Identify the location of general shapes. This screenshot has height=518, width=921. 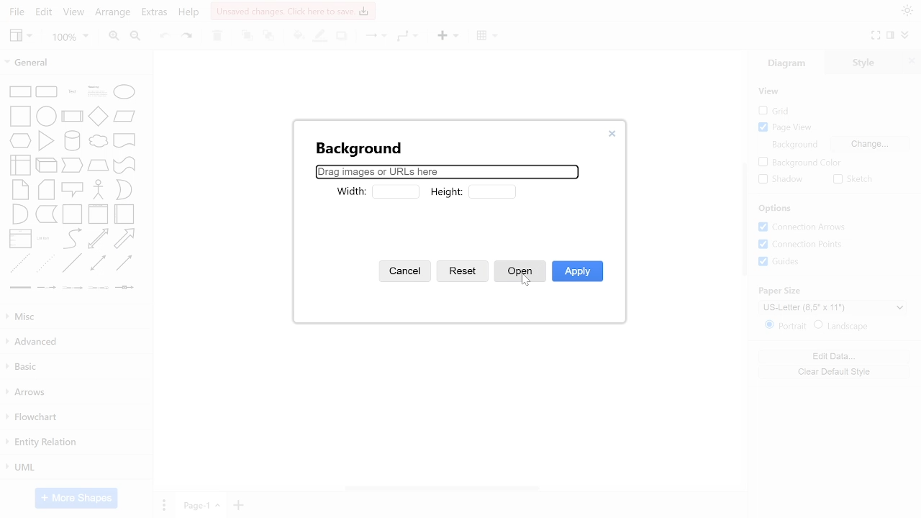
(124, 140).